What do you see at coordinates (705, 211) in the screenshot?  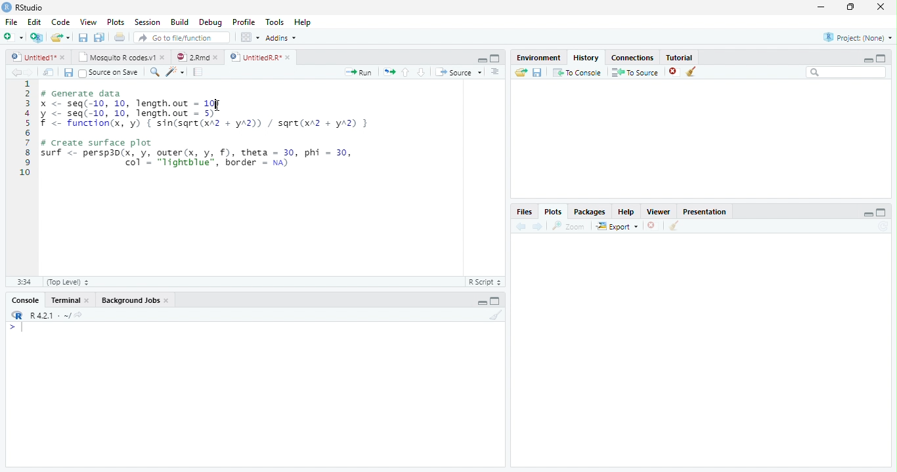 I see `Presentation` at bounding box center [705, 211].